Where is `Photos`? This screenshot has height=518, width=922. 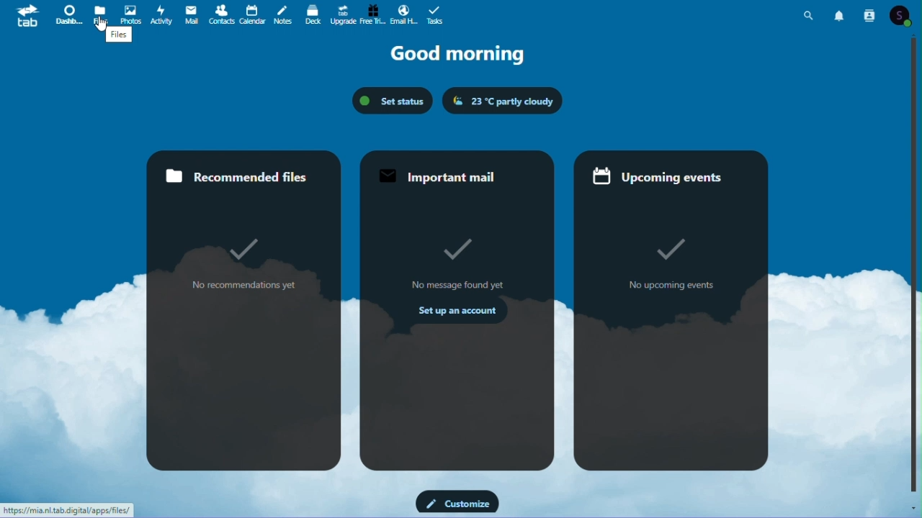 Photos is located at coordinates (130, 14).